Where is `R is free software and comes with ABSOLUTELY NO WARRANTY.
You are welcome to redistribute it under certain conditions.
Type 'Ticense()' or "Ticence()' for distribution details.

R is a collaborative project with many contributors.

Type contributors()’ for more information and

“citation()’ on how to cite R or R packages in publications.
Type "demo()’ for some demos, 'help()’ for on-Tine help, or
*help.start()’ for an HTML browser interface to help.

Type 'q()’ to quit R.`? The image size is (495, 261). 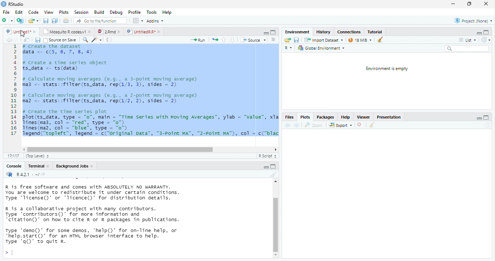 R is free software and comes with ABSOLUTELY NO WARRANTY.
You are welcome to redistribute it under certain conditions.
Type 'Ticense()' or "Ticence()' for distribution details.

R is a collaborative project with many contributors.

Type contributors()’ for more information and

“citation()’ on how to cite R or R packages in publications.
Type "demo()’ for some demos, 'help()’ for on-Tine help, or
*help.start()’ for an HTML browser interface to help.

Type 'q()’ to quit R. is located at coordinates (123, 214).